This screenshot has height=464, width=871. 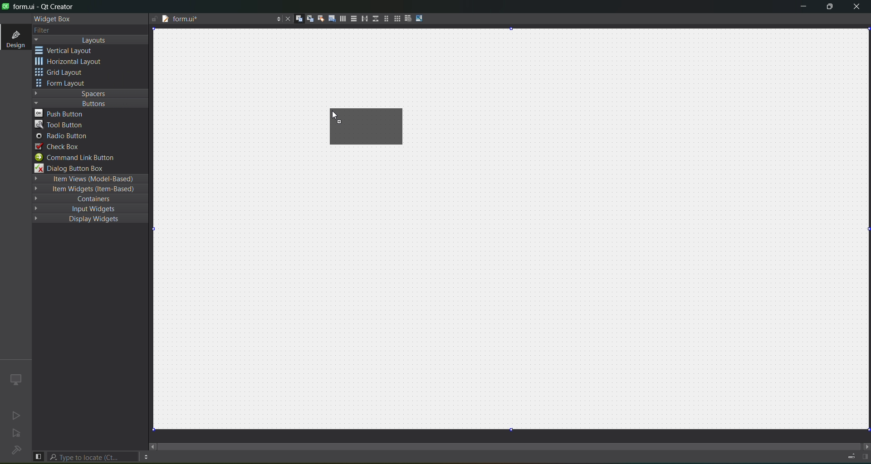 I want to click on radio button, so click(x=62, y=137).